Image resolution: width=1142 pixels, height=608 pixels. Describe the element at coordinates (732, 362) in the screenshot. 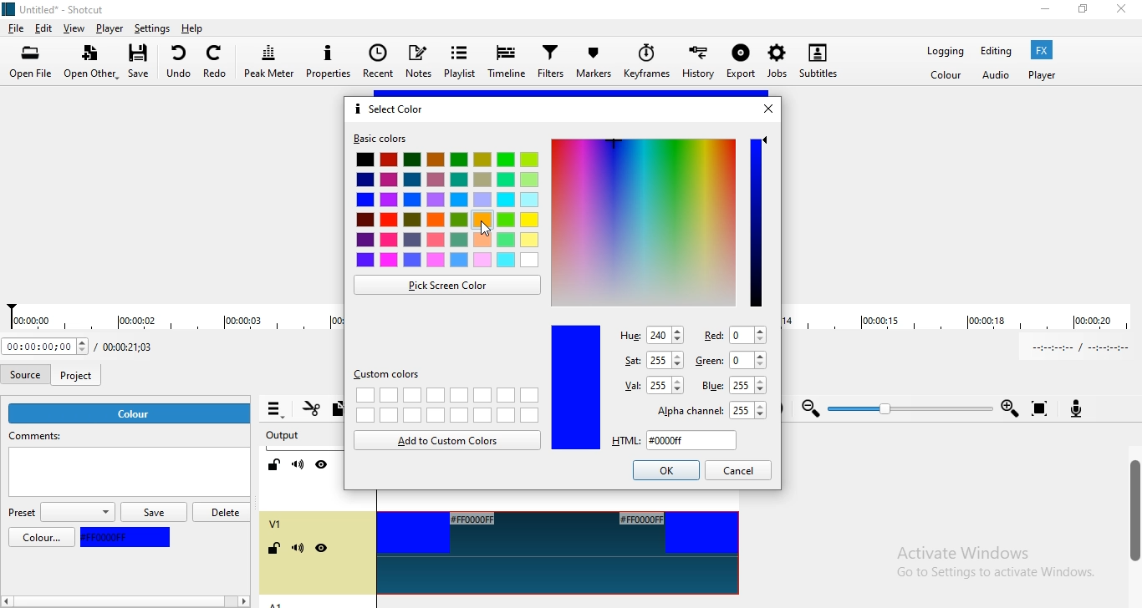

I see `green` at that location.